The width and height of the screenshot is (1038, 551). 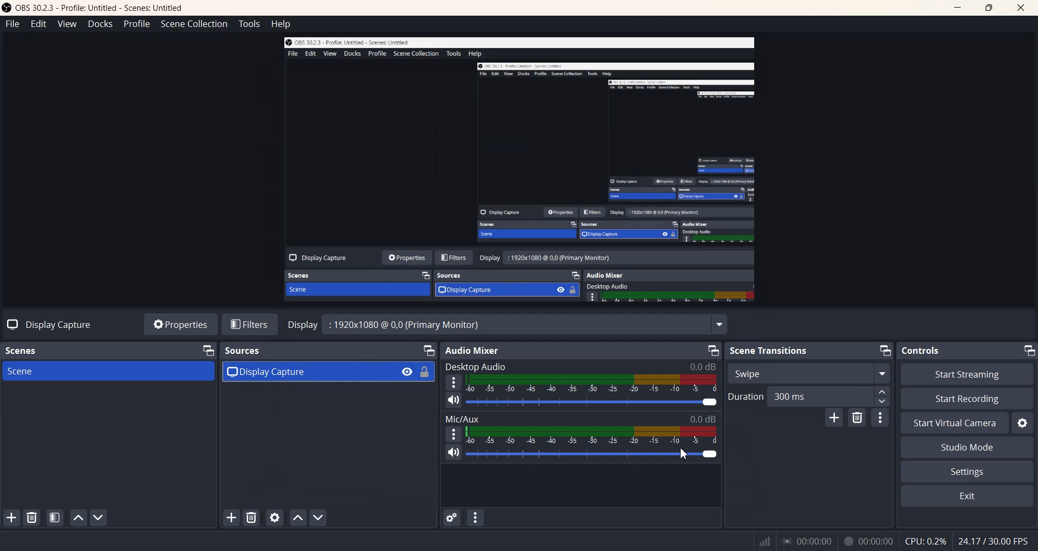 What do you see at coordinates (249, 324) in the screenshot?
I see `Filters` at bounding box center [249, 324].